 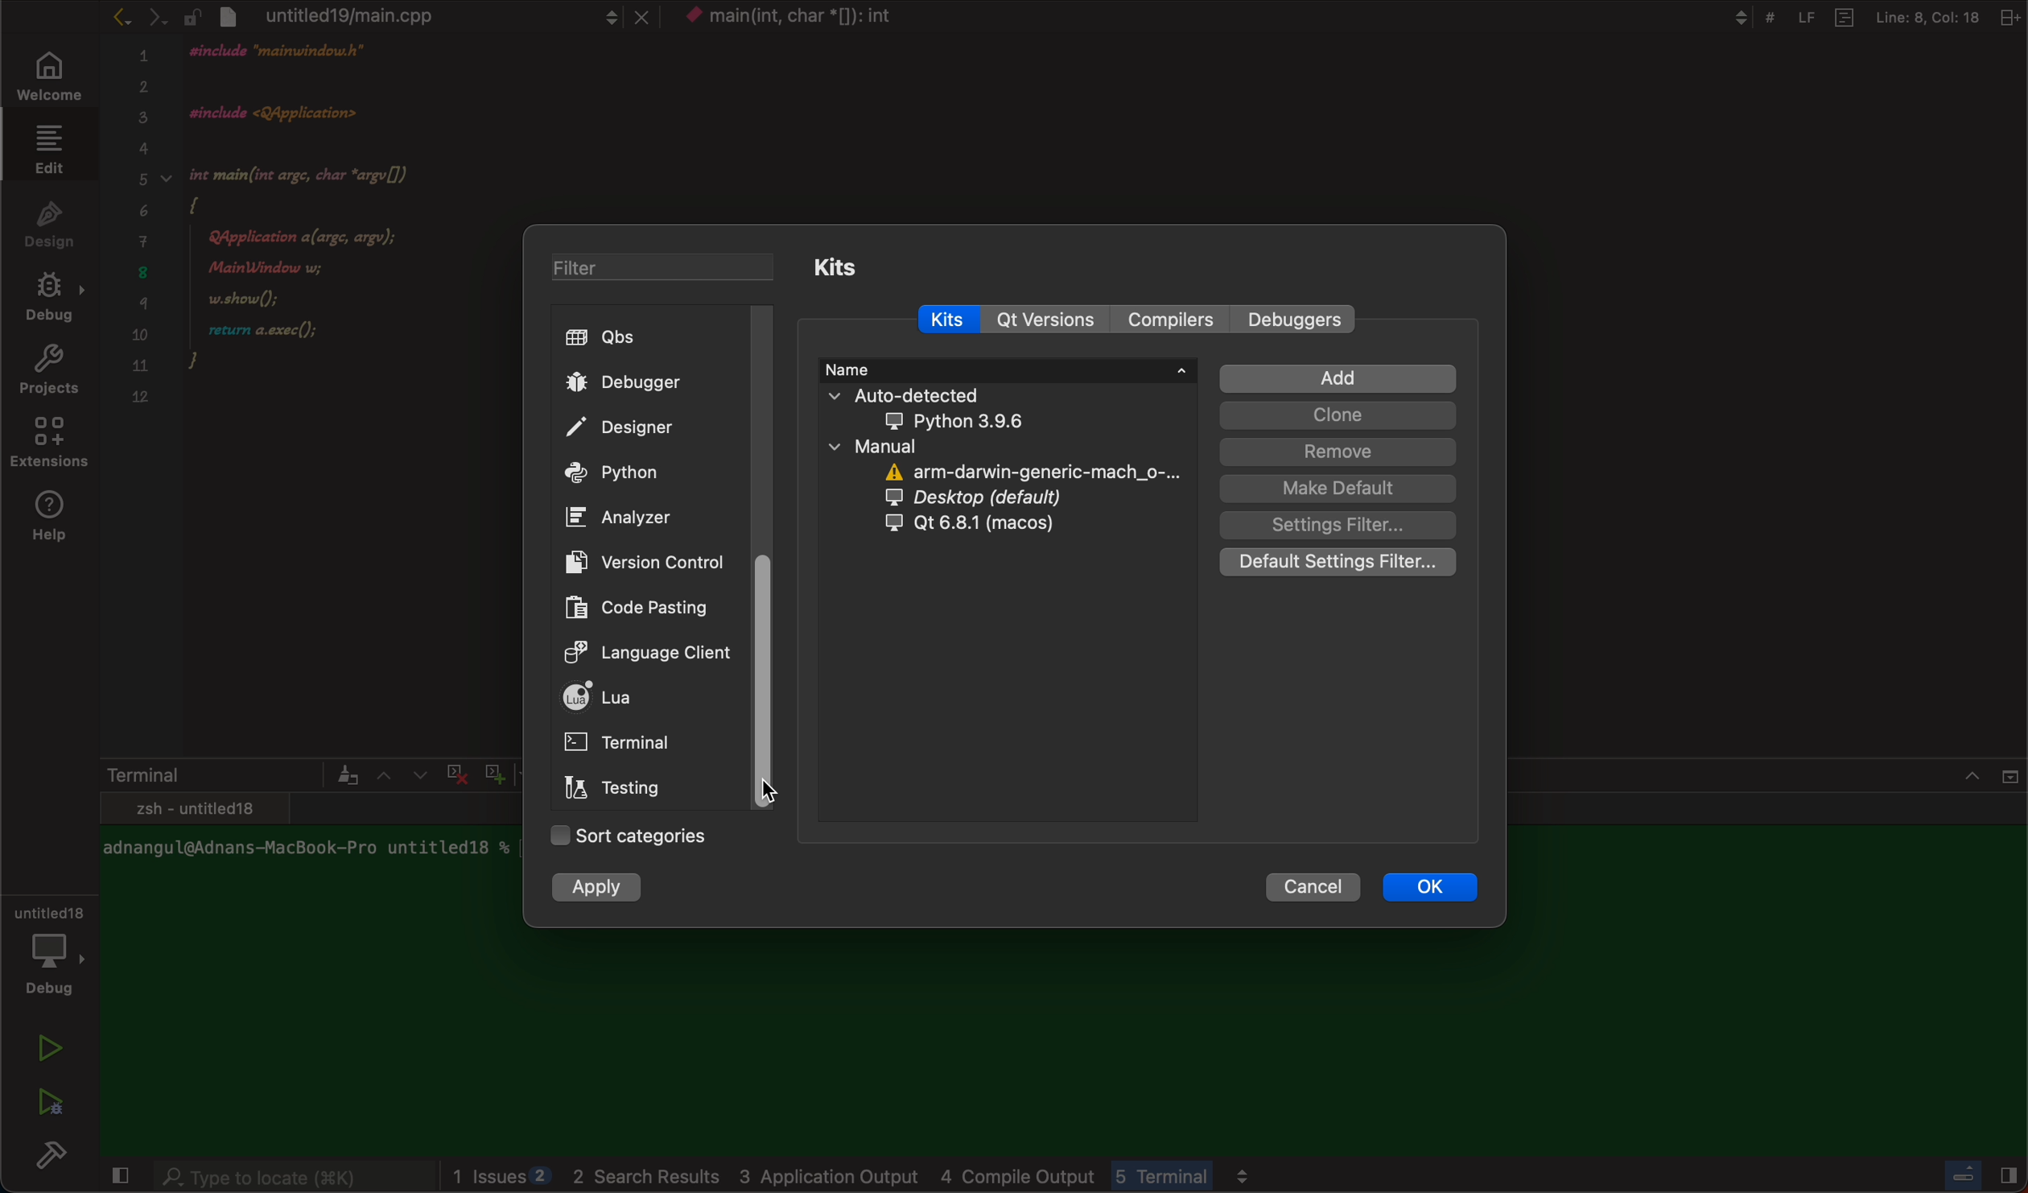 I want to click on kit information, so click(x=1015, y=454).